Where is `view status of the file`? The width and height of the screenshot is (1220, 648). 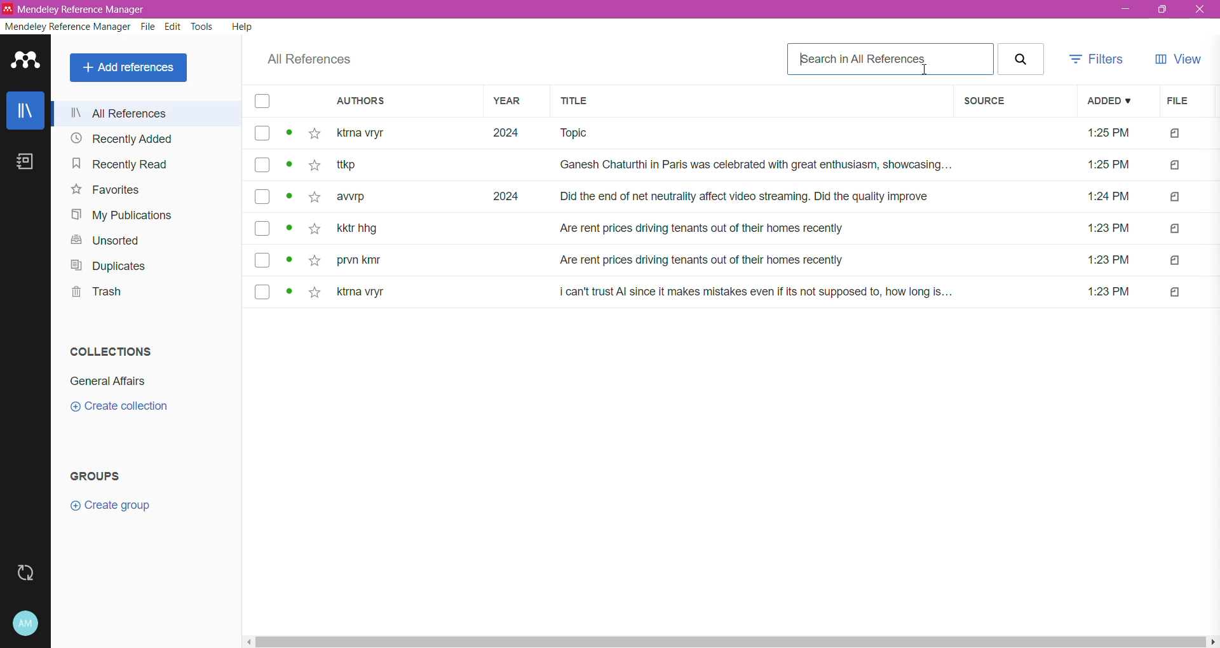 view status of the file is located at coordinates (290, 165).